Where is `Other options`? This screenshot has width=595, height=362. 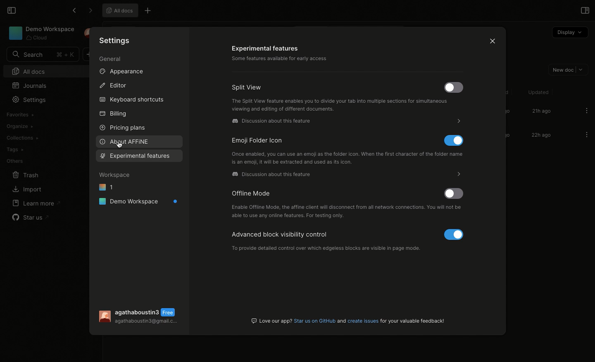
Other options is located at coordinates (149, 12).